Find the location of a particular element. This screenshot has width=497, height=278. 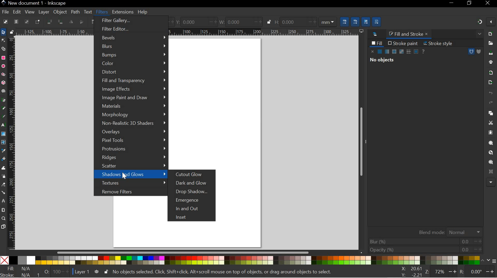

INSERT is located at coordinates (193, 218).